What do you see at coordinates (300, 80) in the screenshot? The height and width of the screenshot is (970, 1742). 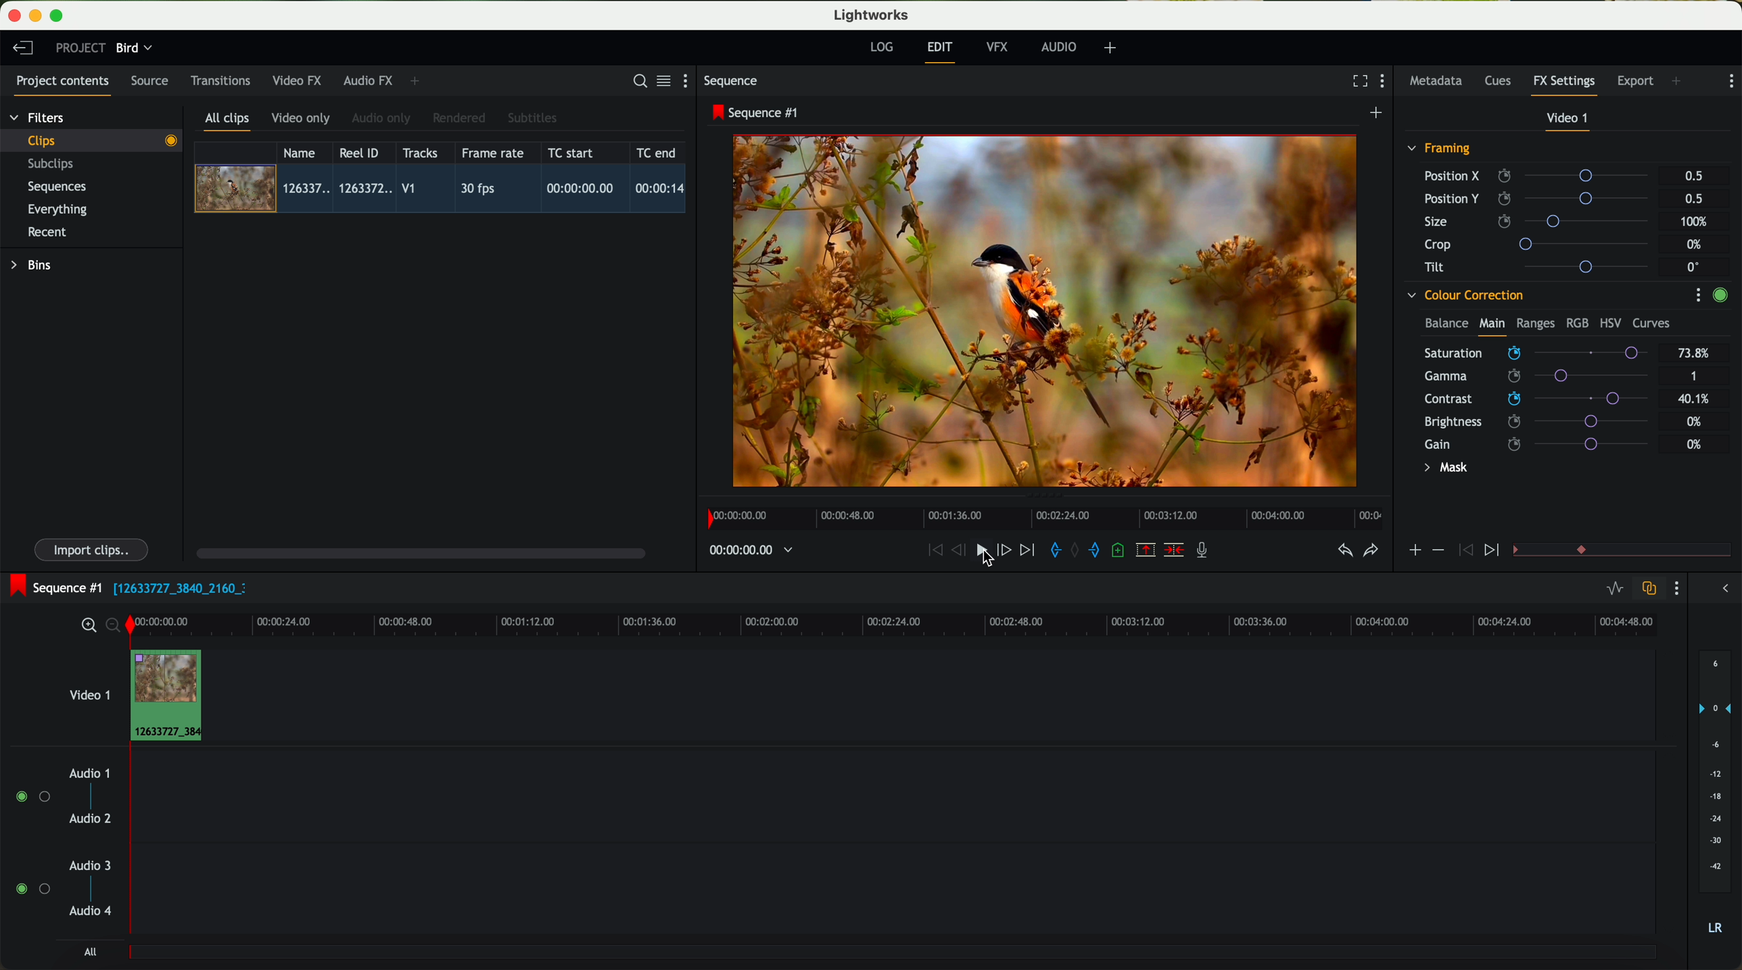 I see `video FX` at bounding box center [300, 80].